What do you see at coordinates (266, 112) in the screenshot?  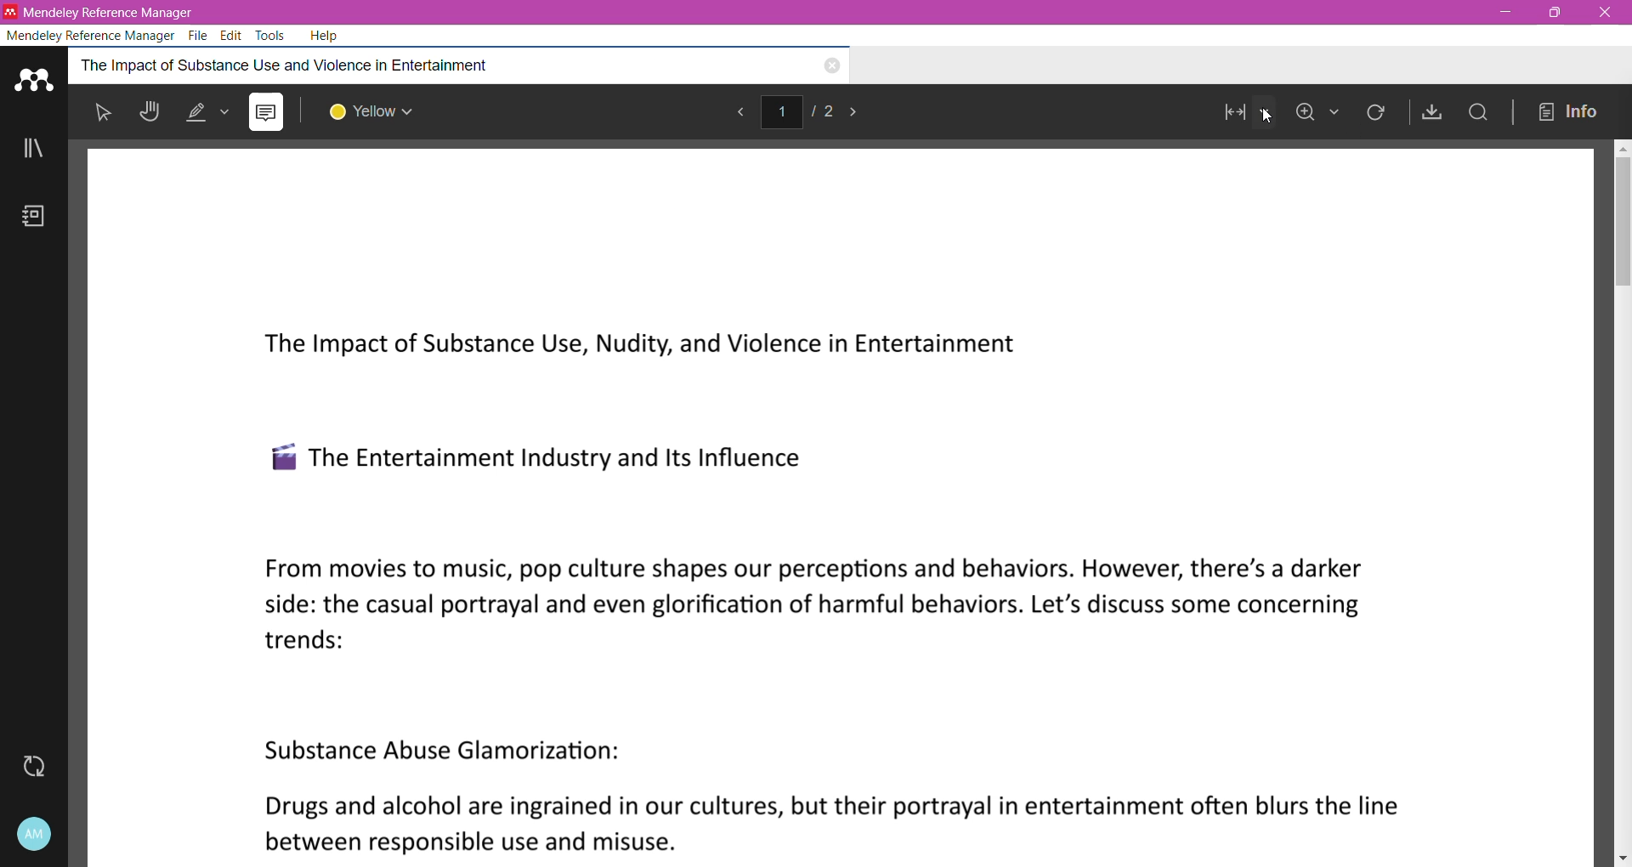 I see `Add Comment` at bounding box center [266, 112].